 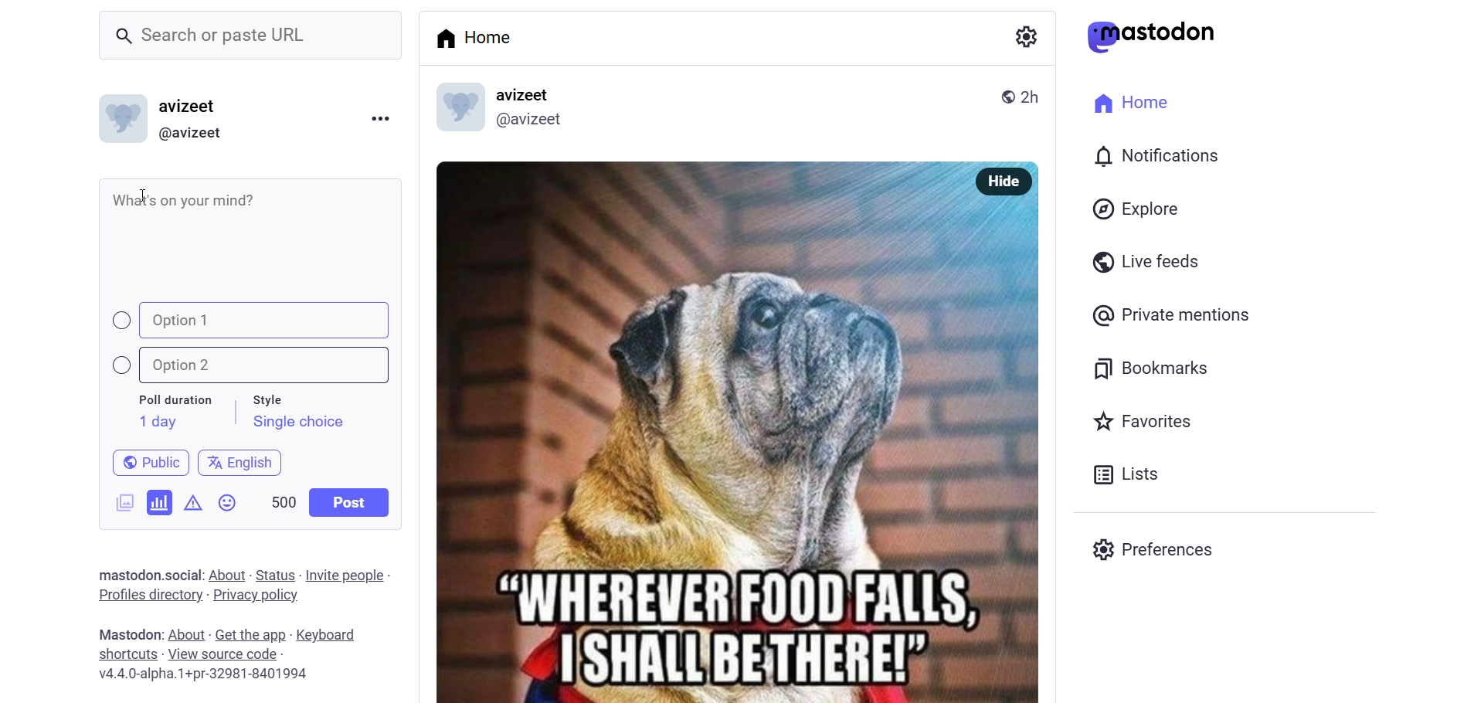 I want to click on mastodon, so click(x=126, y=633).